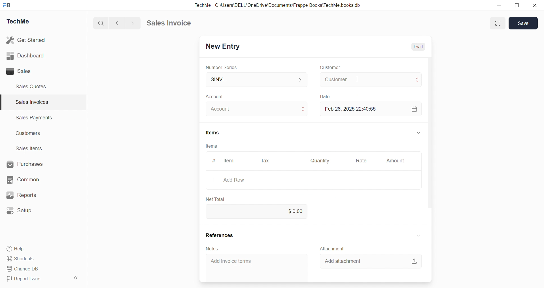 Image resolution: width=544 pixels, height=288 pixels. Describe the element at coordinates (279, 5) in the screenshot. I see `TechMe - C:\Users\DELL\OneDrive\Documents\Frappe Books'TechMe books db` at that location.